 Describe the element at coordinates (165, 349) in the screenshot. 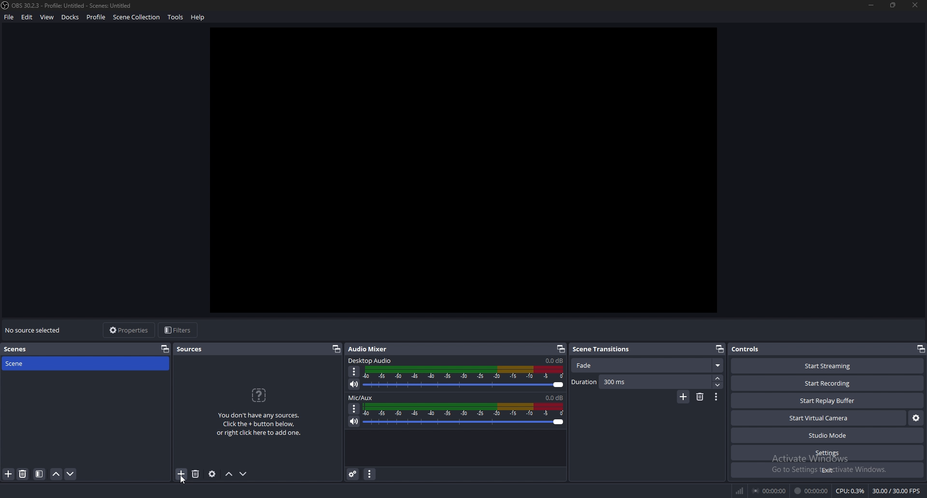

I see `pop out` at that location.